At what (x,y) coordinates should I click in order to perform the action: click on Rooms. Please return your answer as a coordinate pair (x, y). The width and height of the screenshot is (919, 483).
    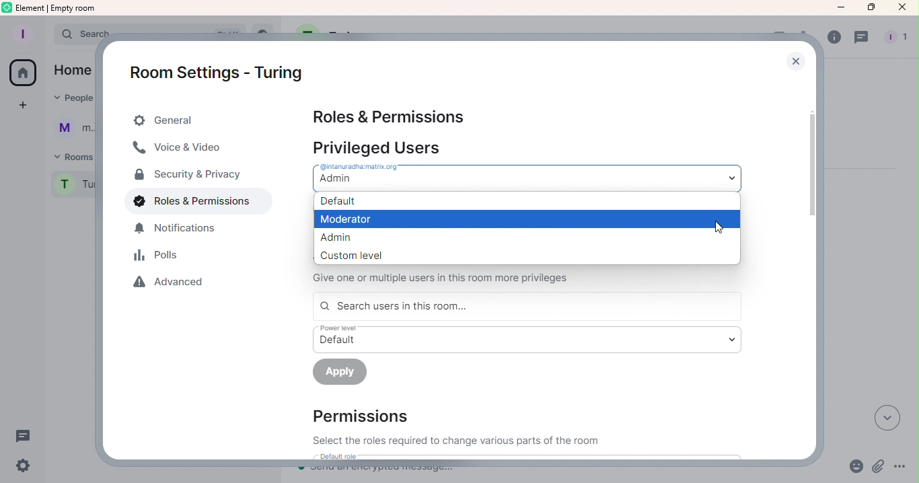
    Looking at the image, I should click on (72, 155).